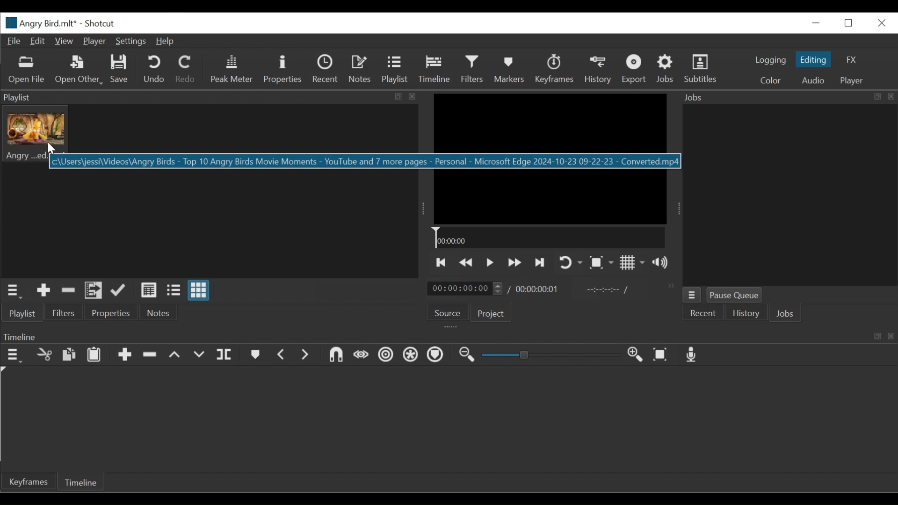  What do you see at coordinates (541, 263) in the screenshot?
I see `Skip to the next point` at bounding box center [541, 263].